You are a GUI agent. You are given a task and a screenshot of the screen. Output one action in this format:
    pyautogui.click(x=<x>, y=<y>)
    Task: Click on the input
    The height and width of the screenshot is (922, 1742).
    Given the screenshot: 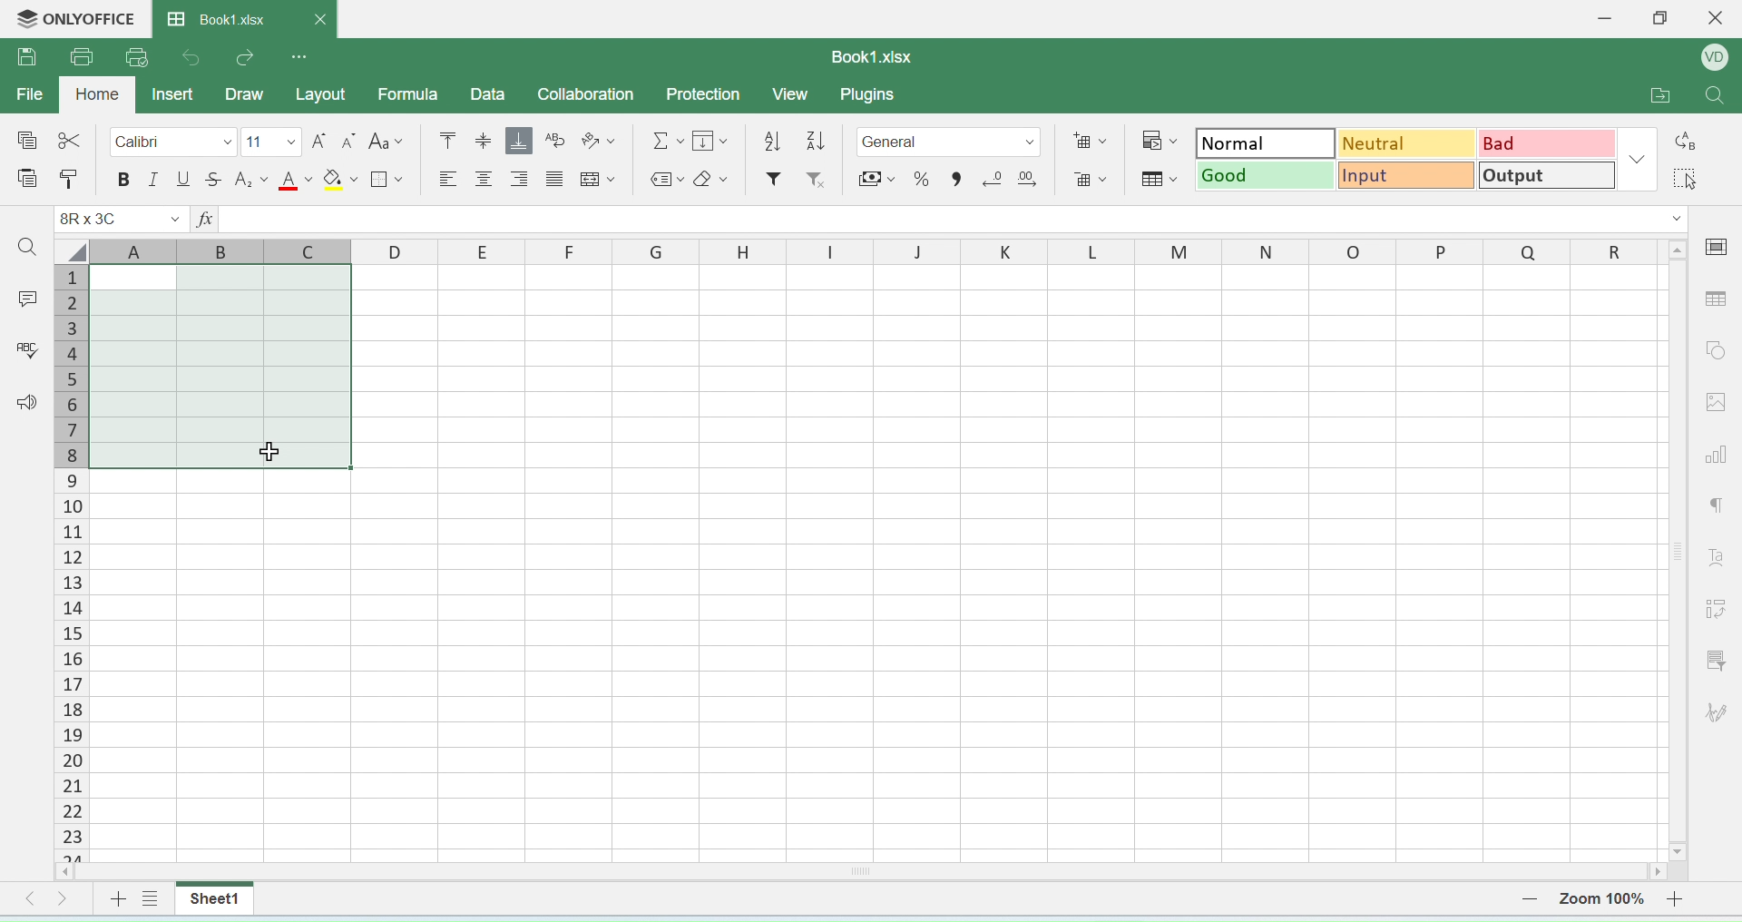 What is the action you would take?
    pyautogui.click(x=1404, y=174)
    